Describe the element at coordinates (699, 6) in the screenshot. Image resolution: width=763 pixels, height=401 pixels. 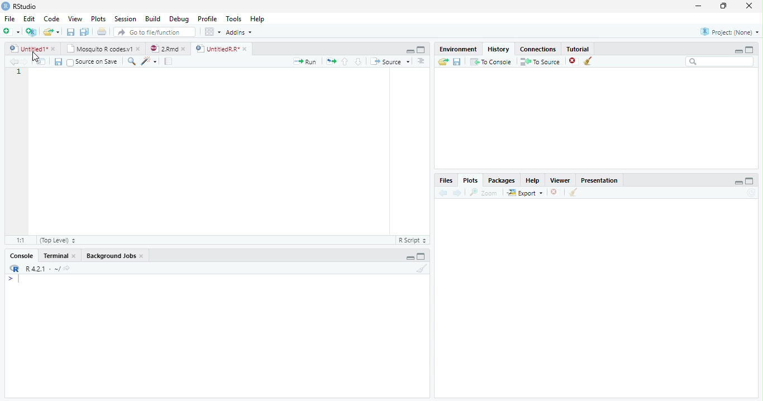
I see `minimize` at that location.